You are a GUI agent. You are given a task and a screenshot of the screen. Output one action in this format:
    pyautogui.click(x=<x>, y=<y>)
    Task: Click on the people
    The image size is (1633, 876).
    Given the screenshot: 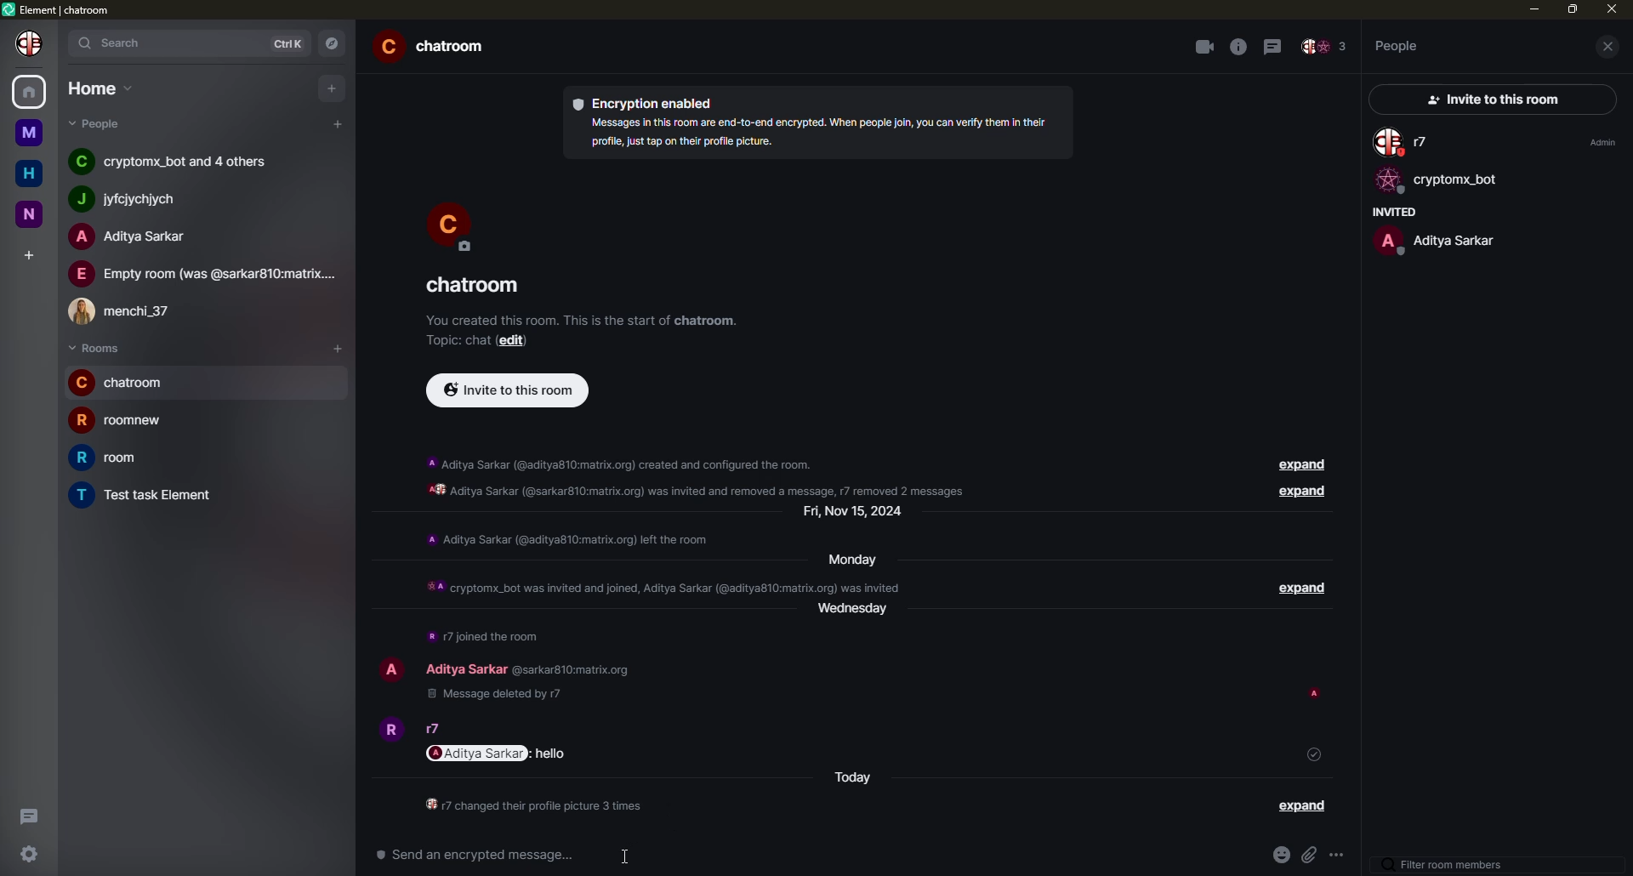 What is the action you would take?
    pyautogui.click(x=465, y=668)
    